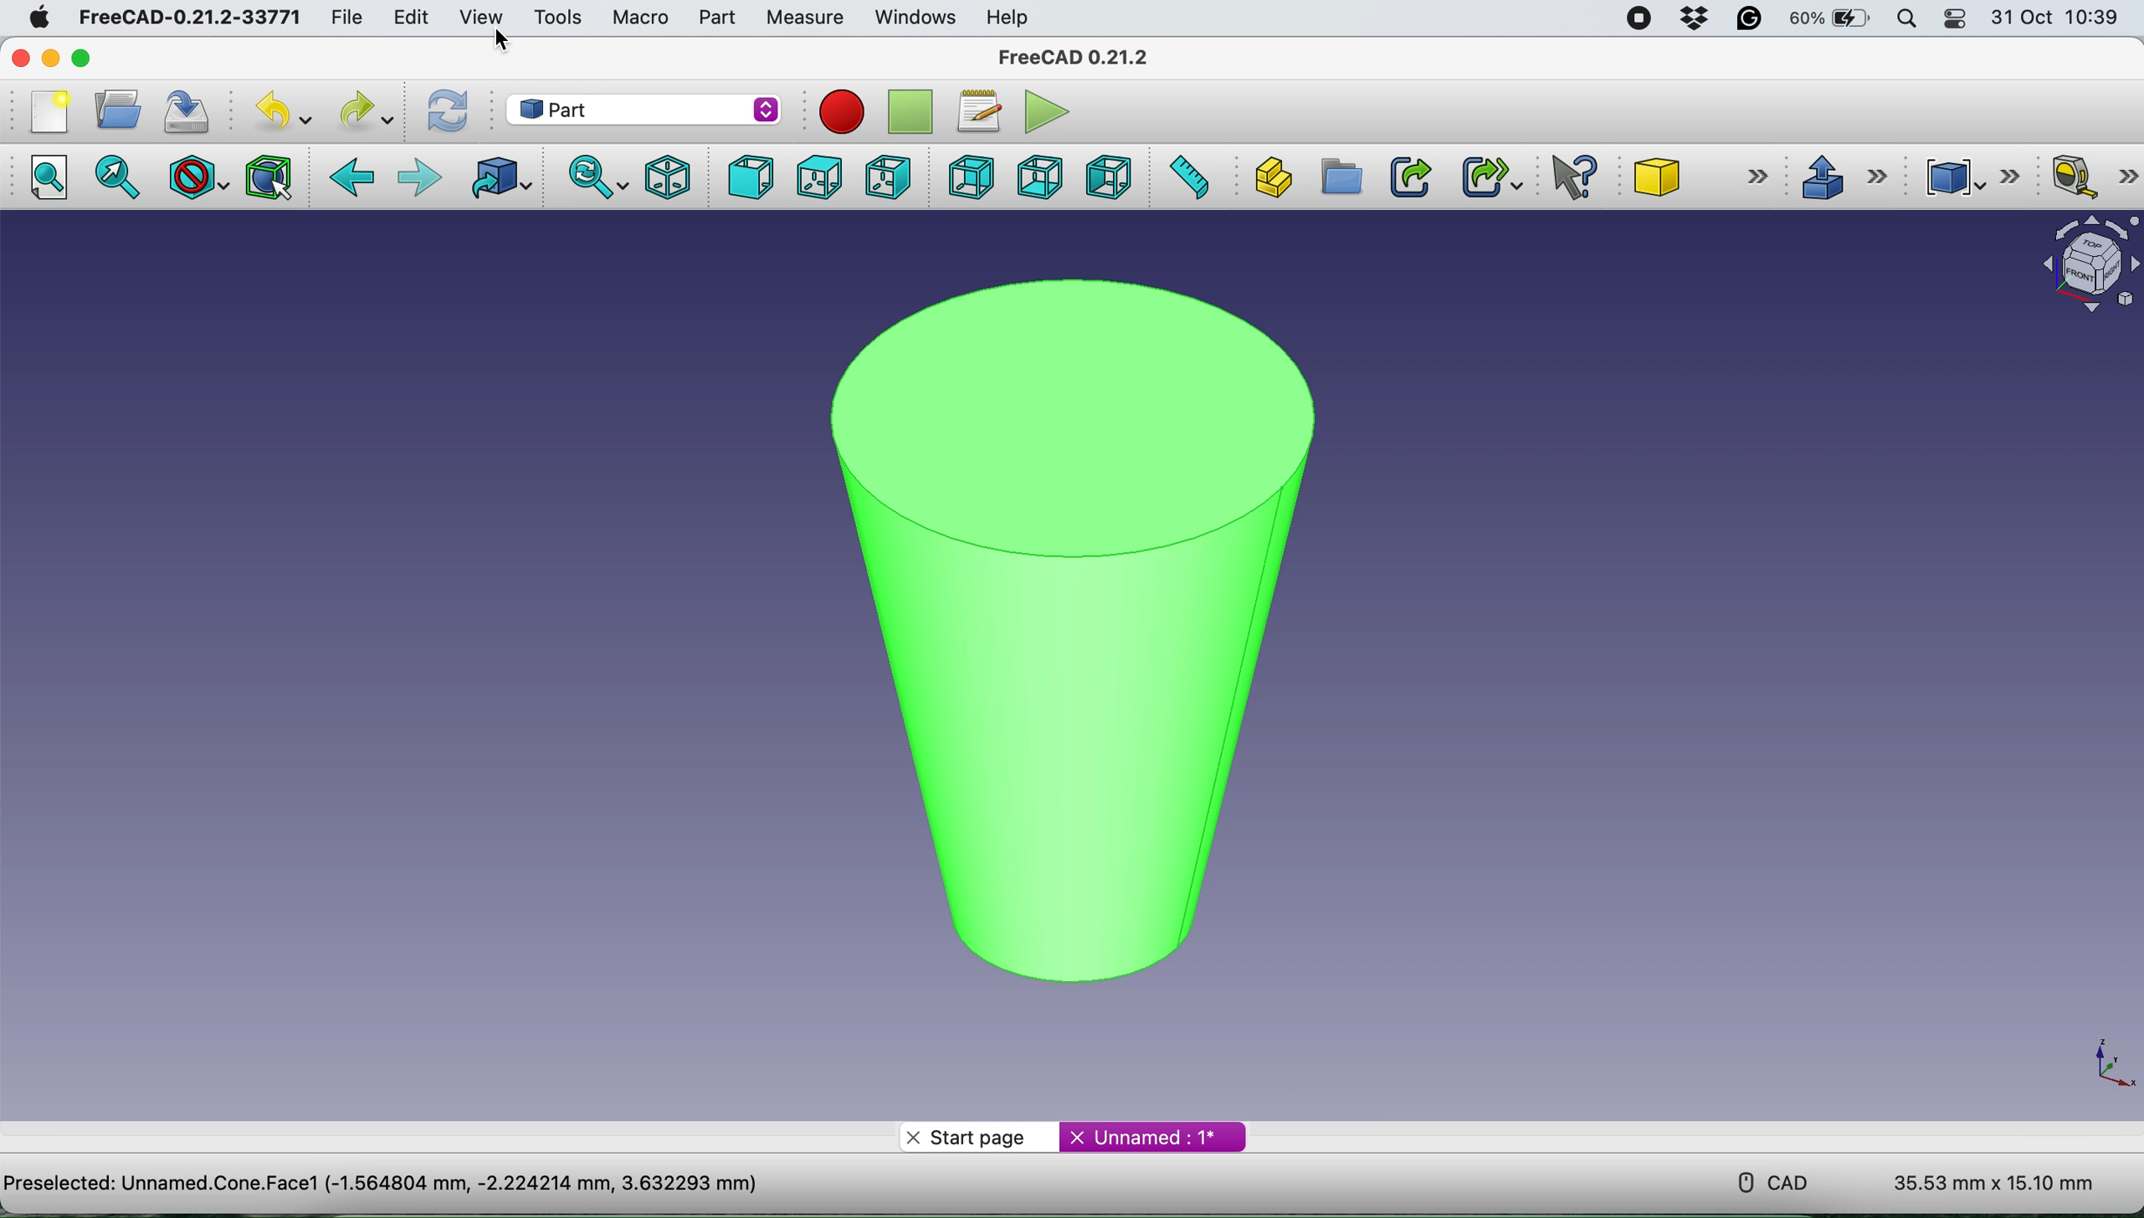 This screenshot has height=1218, width=2144. Describe the element at coordinates (558, 18) in the screenshot. I see `tools` at that location.